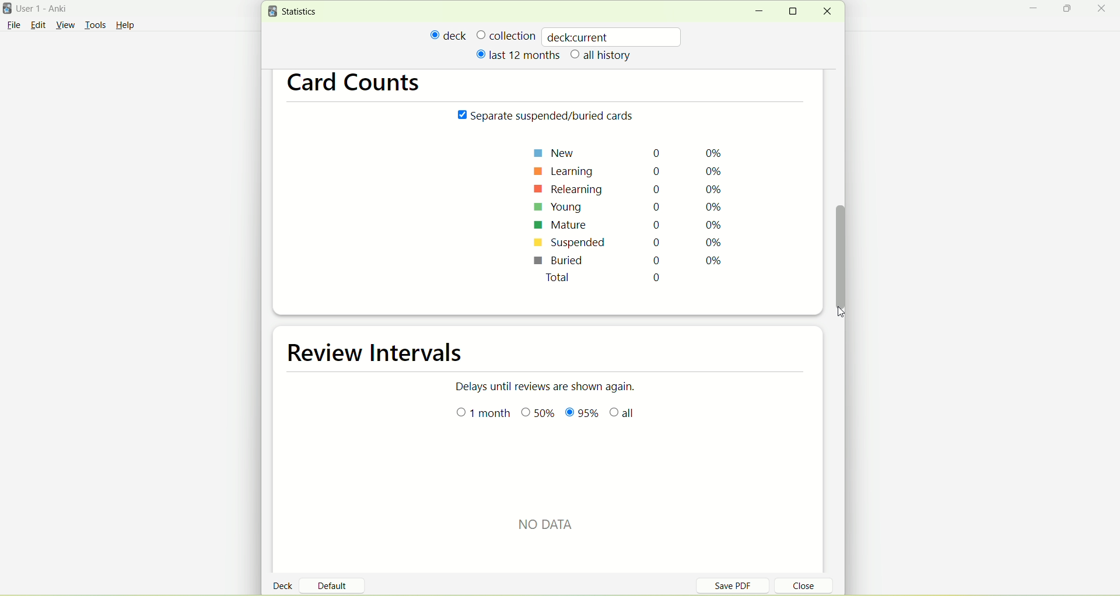  I want to click on minimize, so click(758, 12).